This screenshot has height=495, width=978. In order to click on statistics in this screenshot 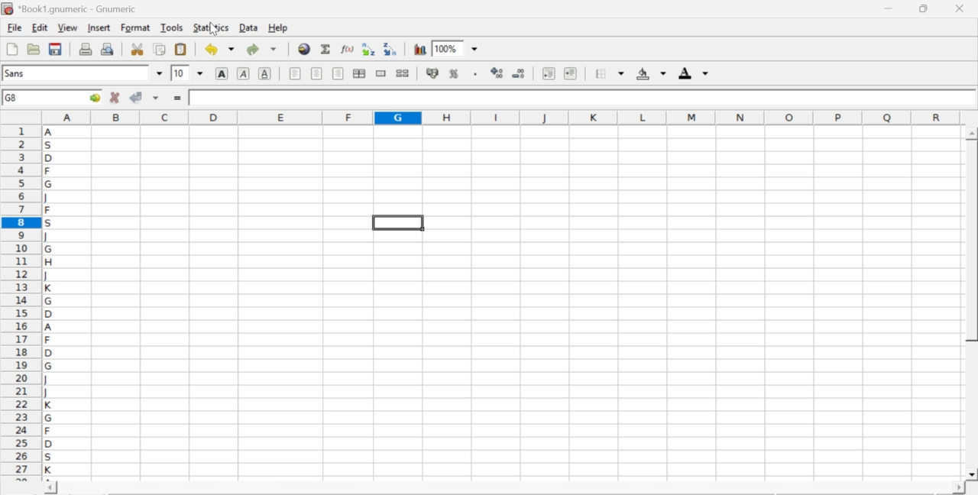, I will do `click(209, 27)`.